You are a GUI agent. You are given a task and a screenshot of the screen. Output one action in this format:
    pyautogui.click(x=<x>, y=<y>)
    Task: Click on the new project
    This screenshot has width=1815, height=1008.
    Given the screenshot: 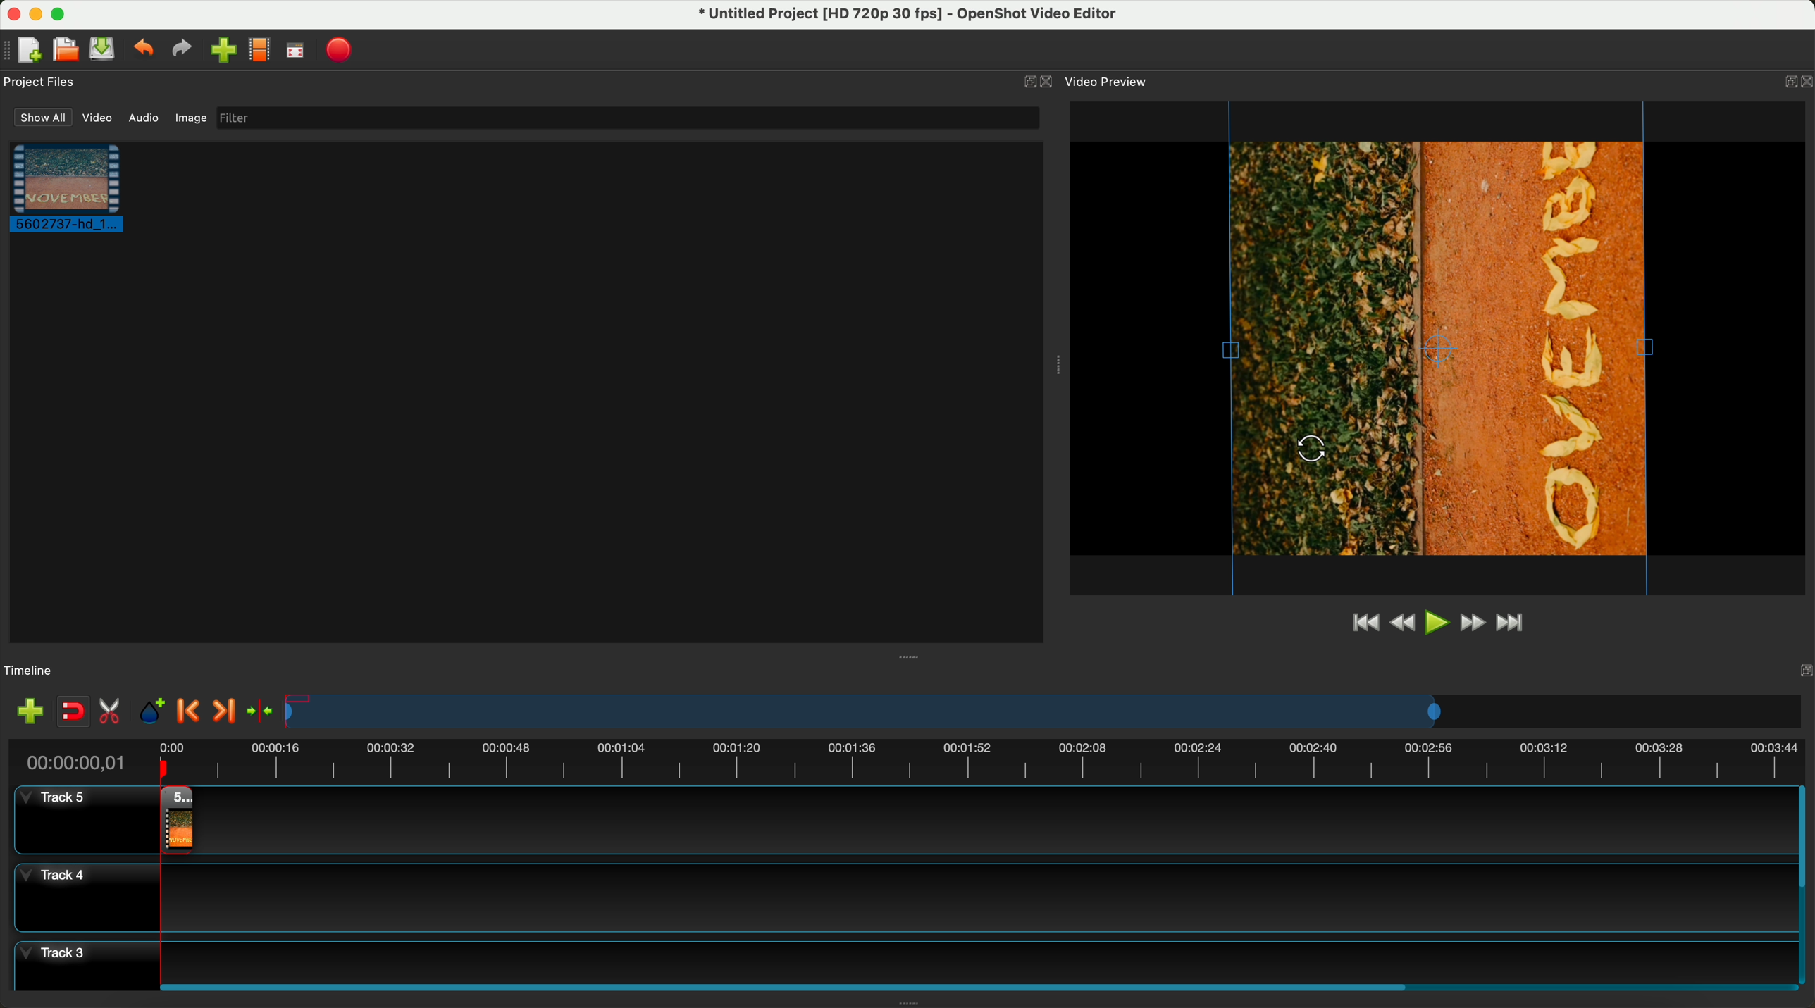 What is the action you would take?
    pyautogui.click(x=32, y=49)
    